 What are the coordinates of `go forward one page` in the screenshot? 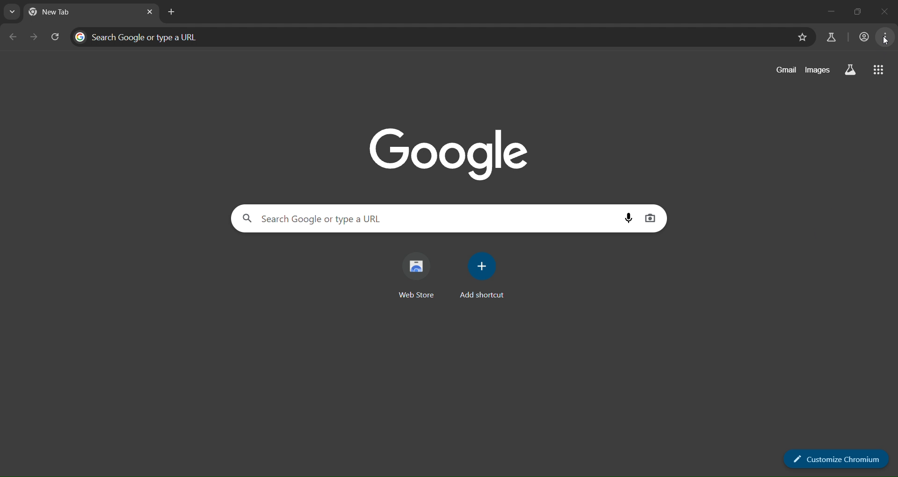 It's located at (34, 37).